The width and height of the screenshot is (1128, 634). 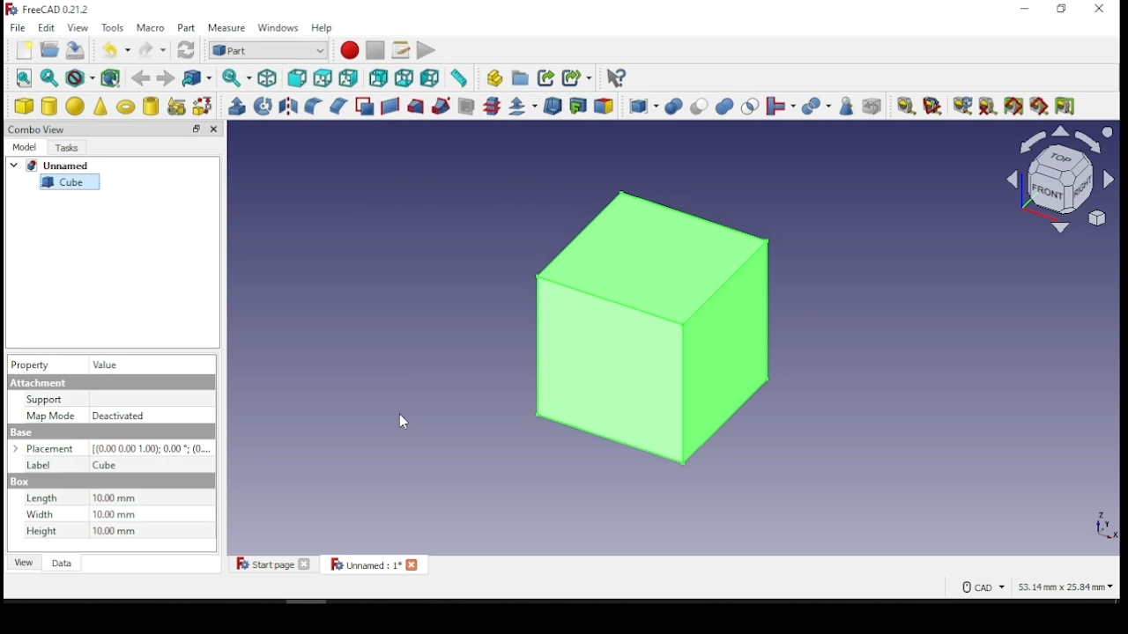 What do you see at coordinates (493, 78) in the screenshot?
I see `create part` at bounding box center [493, 78].